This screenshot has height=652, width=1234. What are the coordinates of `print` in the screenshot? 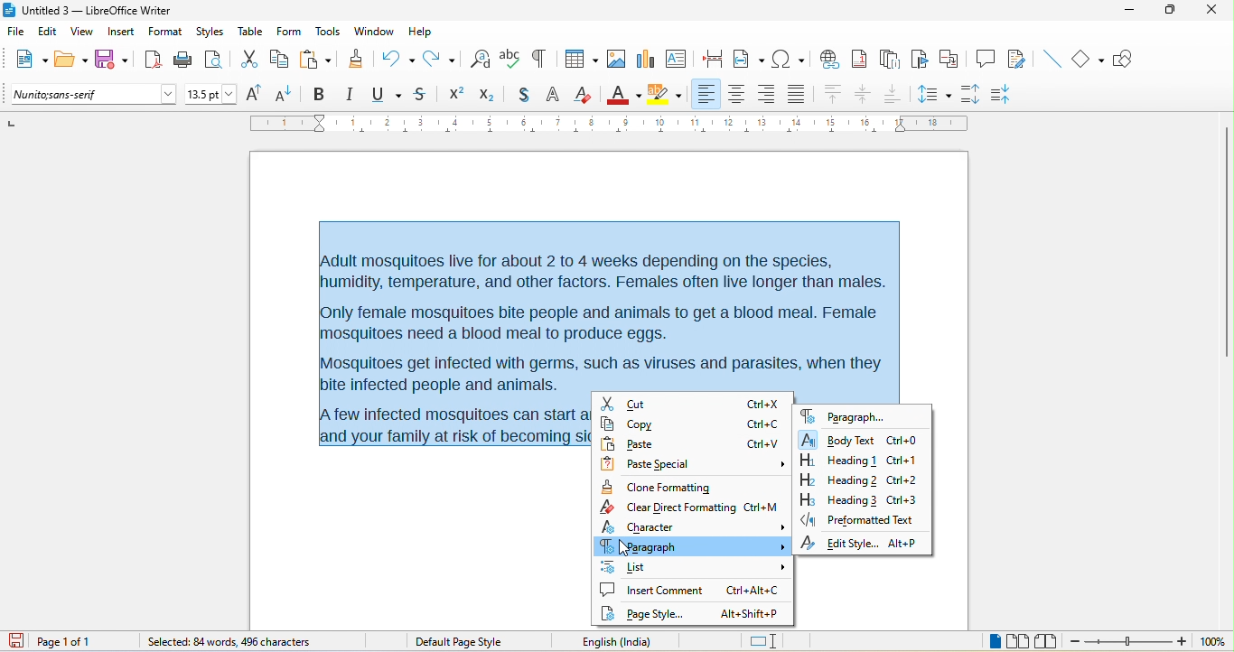 It's located at (183, 61).